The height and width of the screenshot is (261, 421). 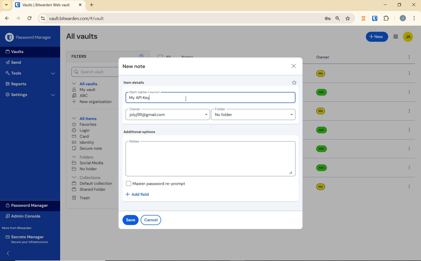 I want to click on more options, so click(x=409, y=74).